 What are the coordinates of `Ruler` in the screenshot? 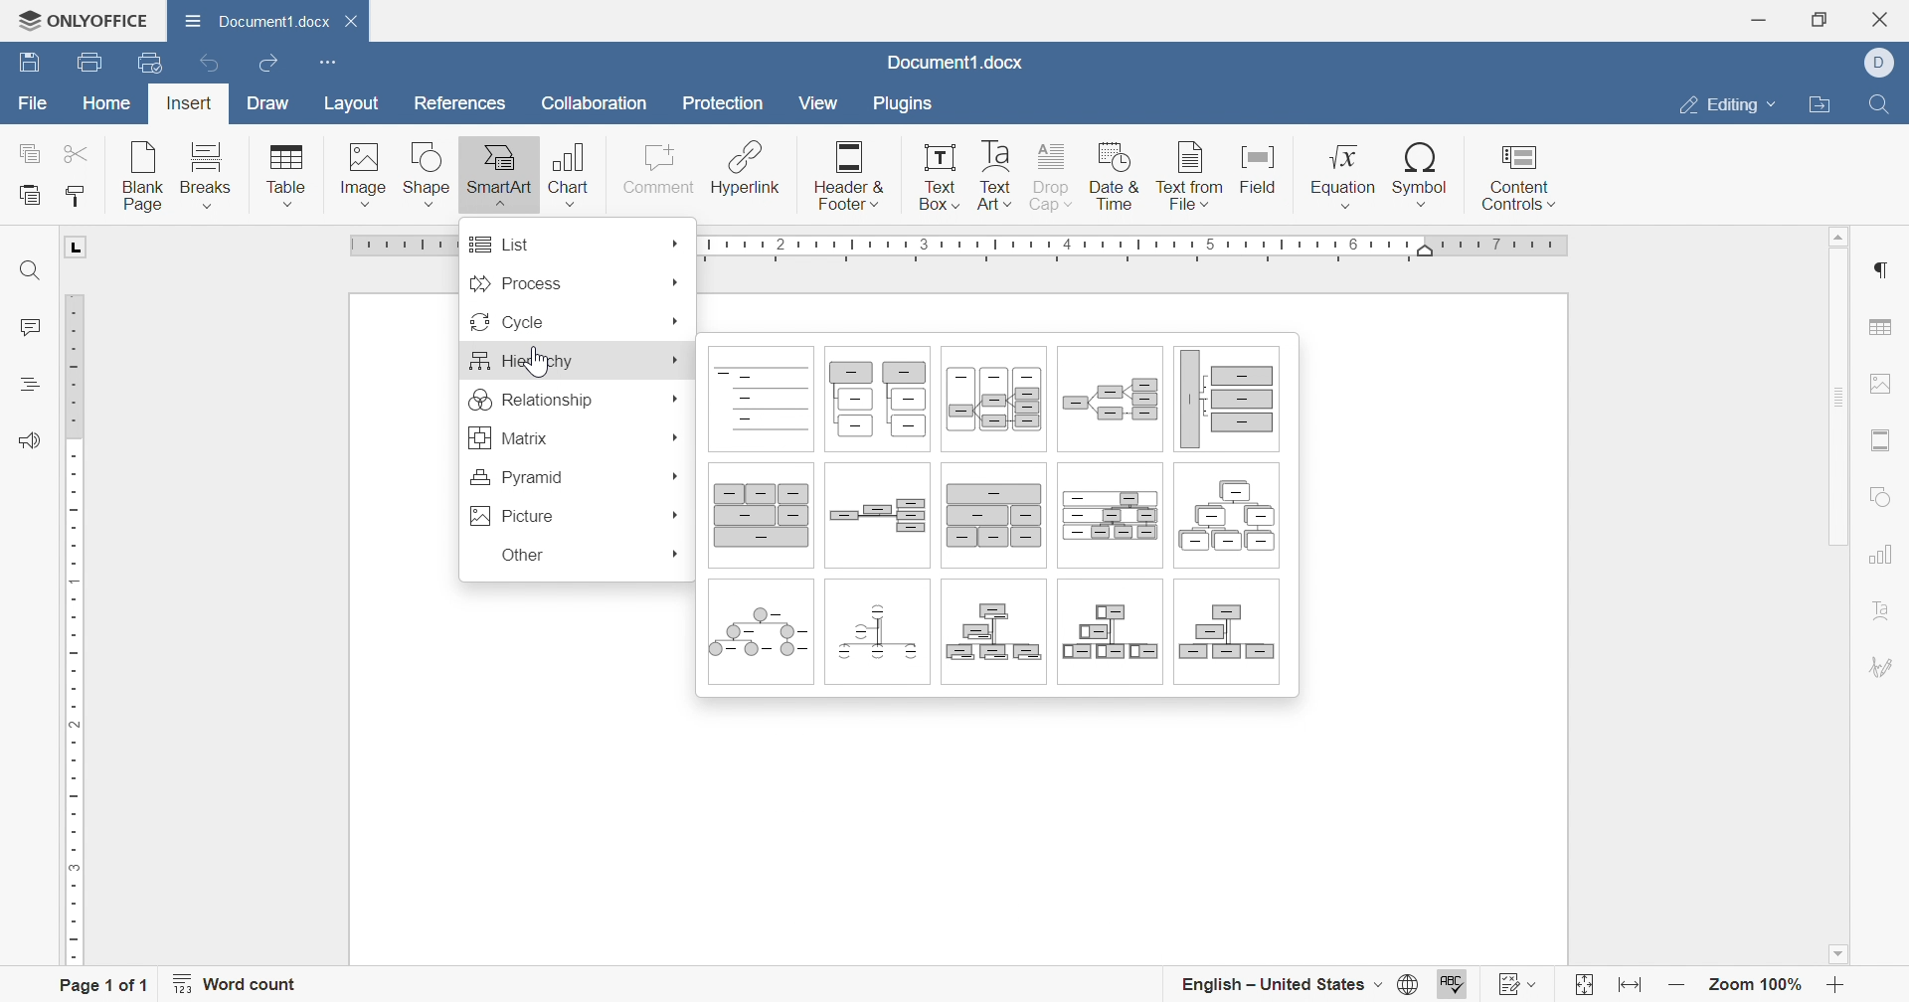 It's located at (73, 602).